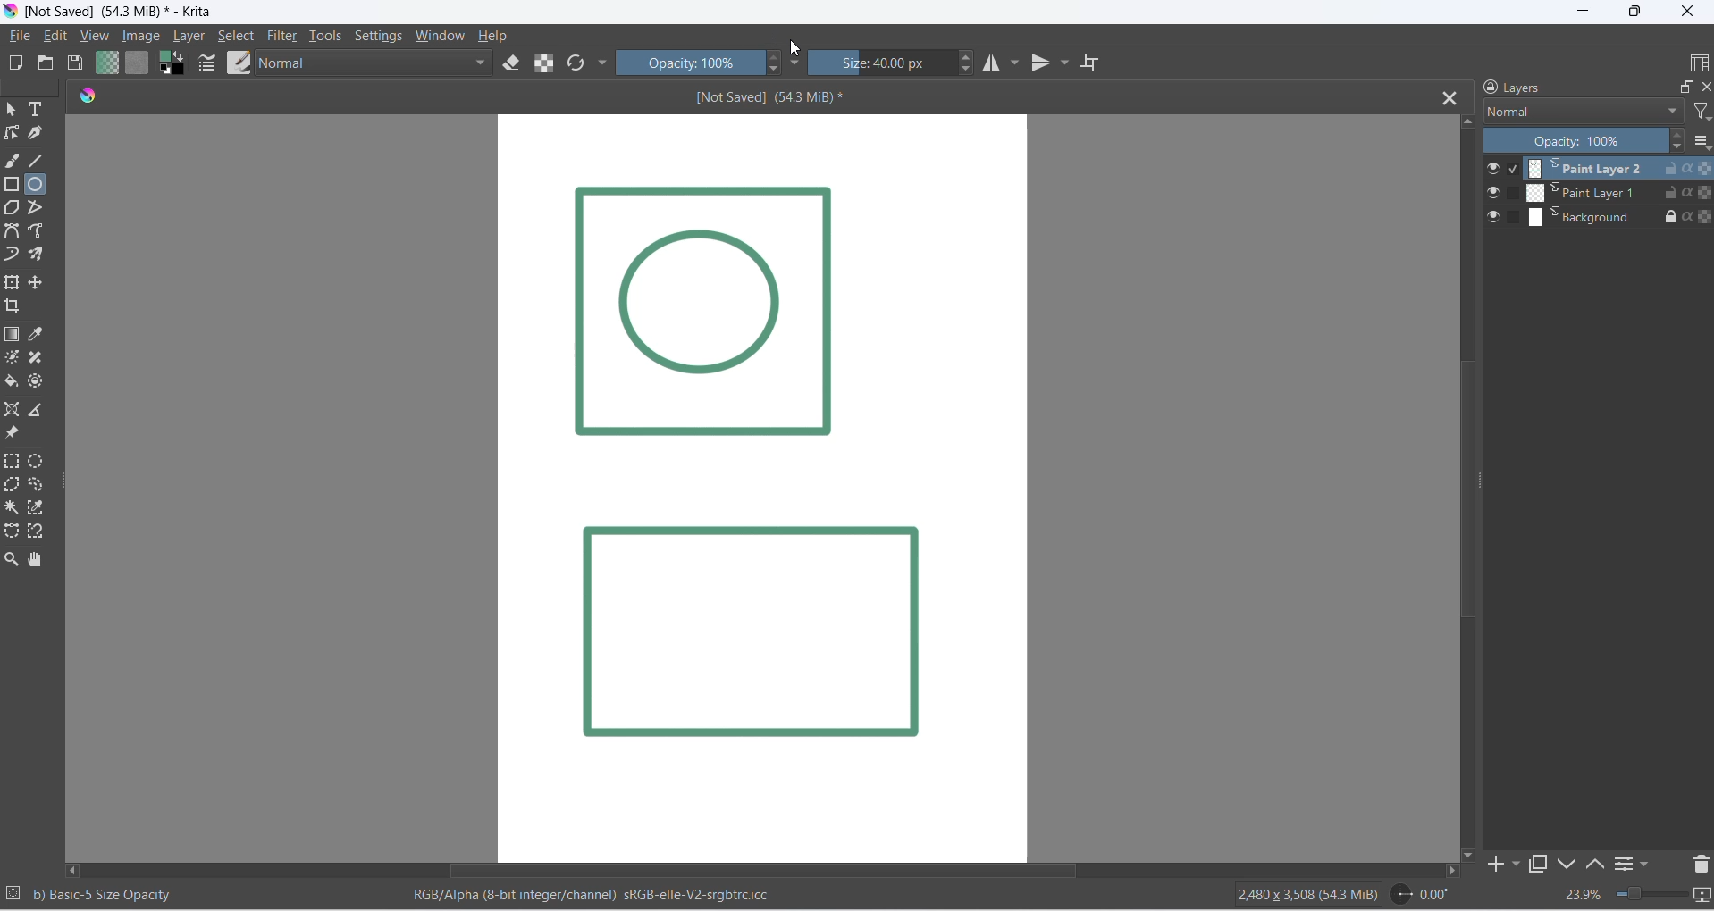 The height and width of the screenshot is (911, 1714). I want to click on icon, so click(81, 99).